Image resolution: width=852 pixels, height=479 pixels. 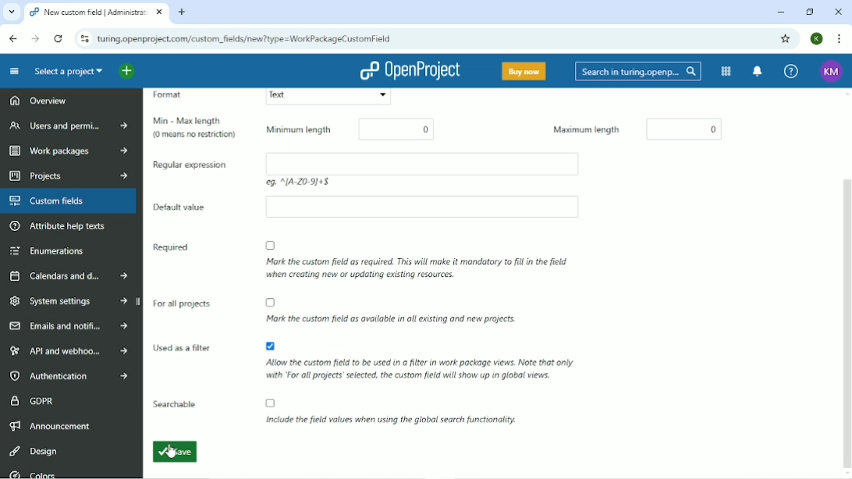 I want to click on Search tabs, so click(x=11, y=12).